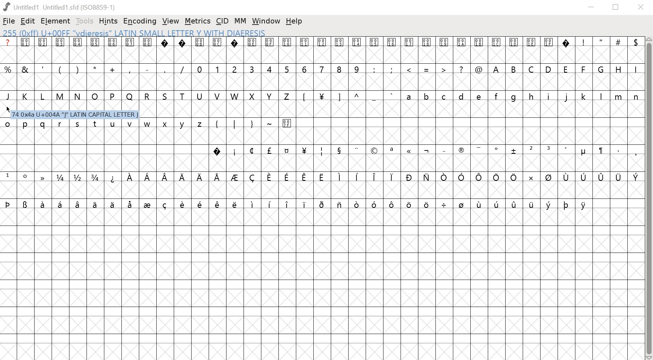 The image size is (653, 360). Describe the element at coordinates (95, 69) in the screenshot. I see `special characters` at that location.